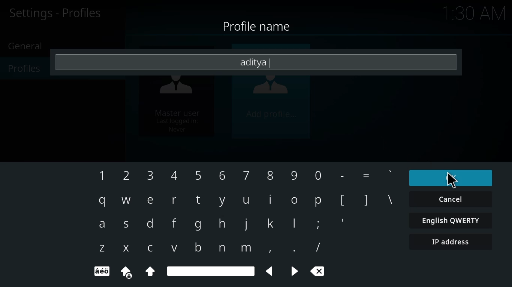 This screenshot has height=287, width=512. Describe the element at coordinates (367, 176) in the screenshot. I see `=` at that location.